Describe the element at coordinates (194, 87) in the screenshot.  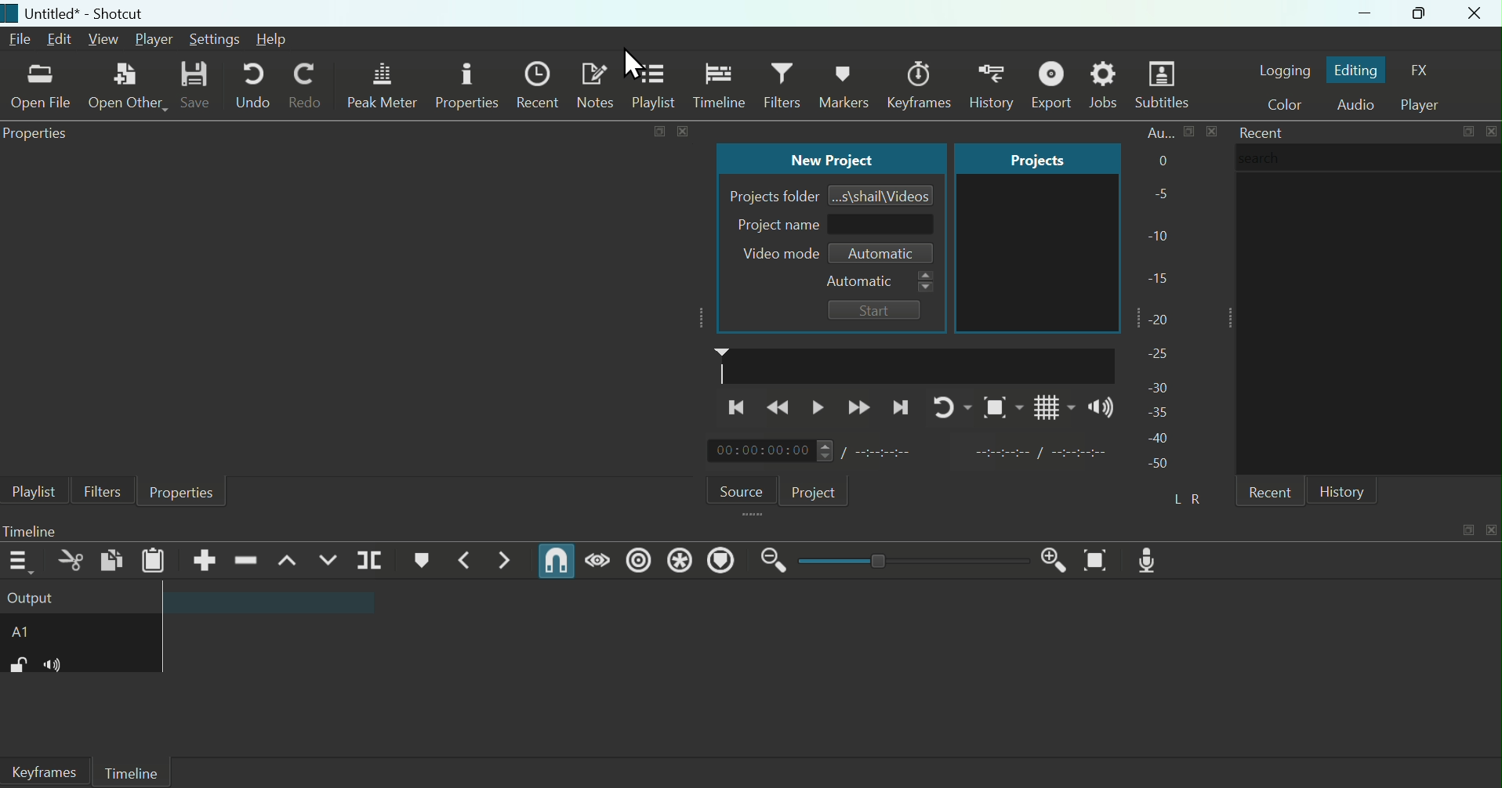
I see `Save` at that location.